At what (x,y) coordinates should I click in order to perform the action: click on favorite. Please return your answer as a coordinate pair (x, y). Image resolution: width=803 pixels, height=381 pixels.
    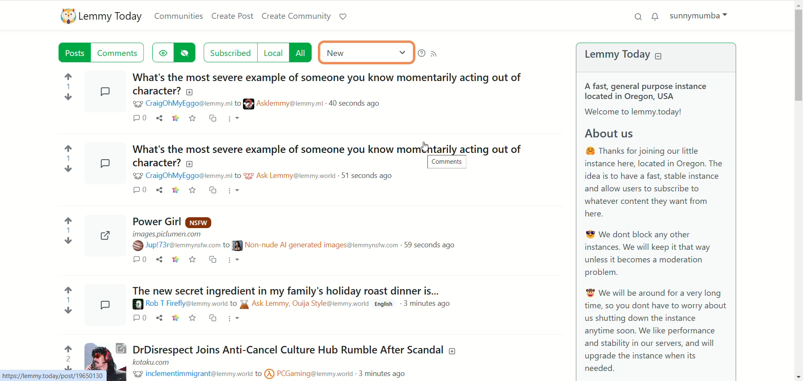
    Looking at the image, I should click on (195, 117).